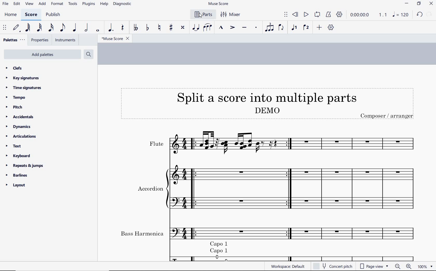 This screenshot has width=436, height=271. Describe the element at coordinates (295, 15) in the screenshot. I see `rewind` at that location.